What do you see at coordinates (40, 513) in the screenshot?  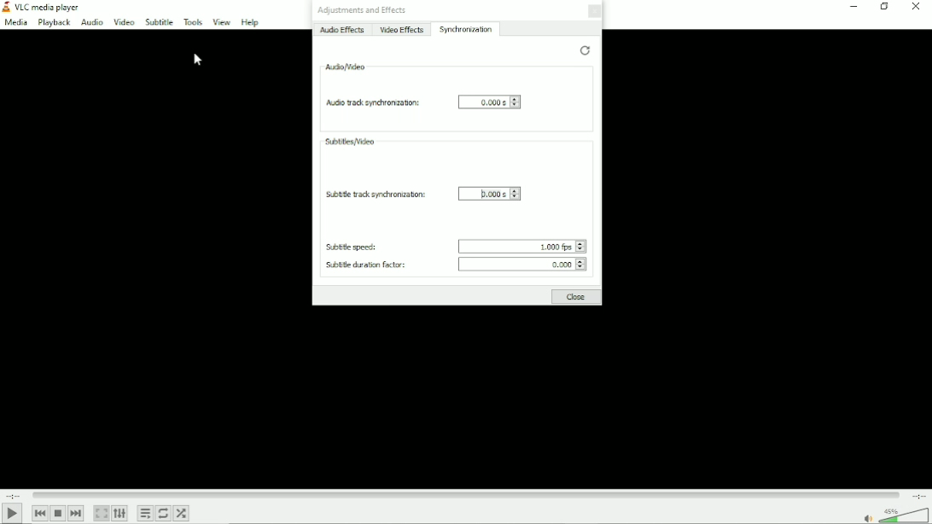 I see `previous` at bounding box center [40, 513].